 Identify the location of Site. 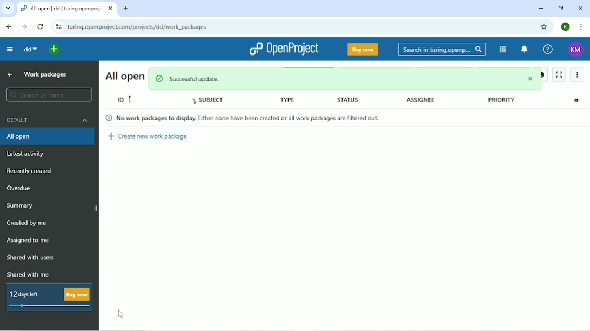
(138, 27).